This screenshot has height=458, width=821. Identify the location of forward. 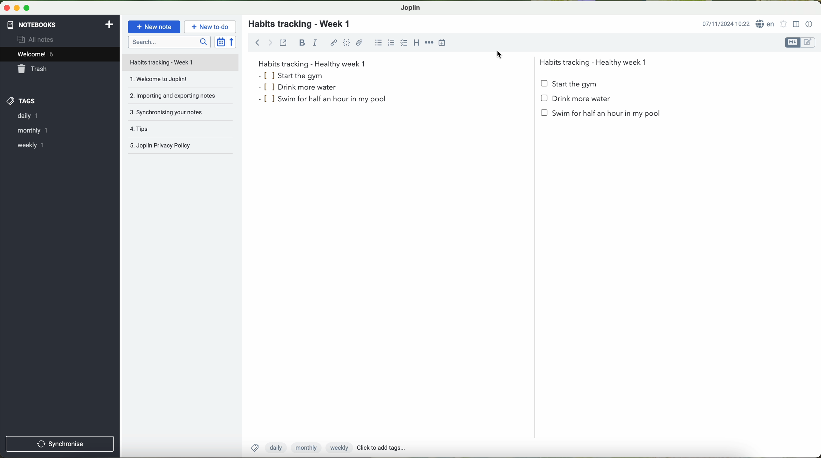
(270, 42).